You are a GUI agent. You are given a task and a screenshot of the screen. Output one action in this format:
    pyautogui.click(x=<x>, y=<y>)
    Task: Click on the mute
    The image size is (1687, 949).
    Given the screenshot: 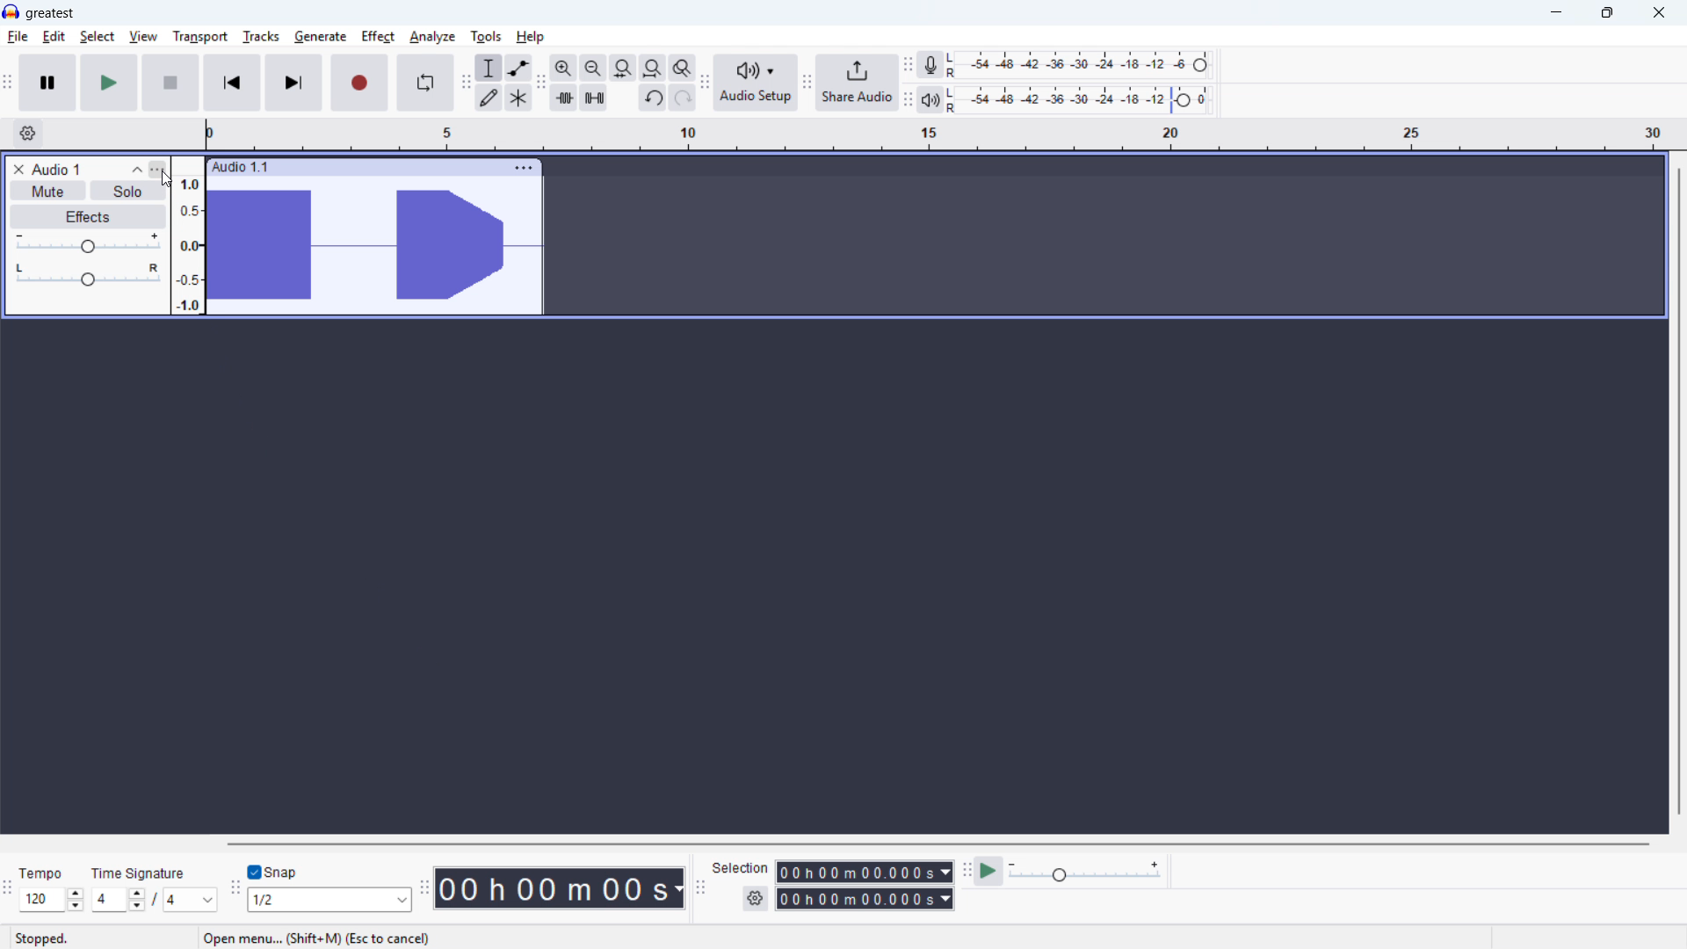 What is the action you would take?
    pyautogui.click(x=47, y=191)
    